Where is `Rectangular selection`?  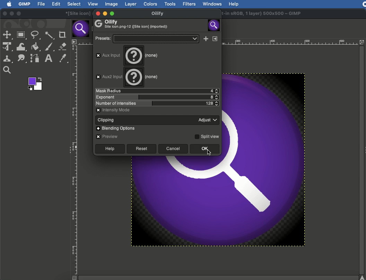 Rectangular selection is located at coordinates (21, 35).